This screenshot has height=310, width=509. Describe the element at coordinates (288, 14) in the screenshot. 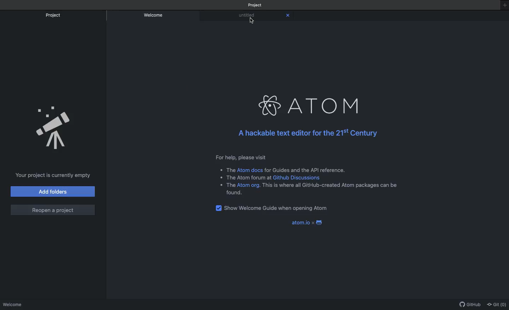

I see `Close` at that location.